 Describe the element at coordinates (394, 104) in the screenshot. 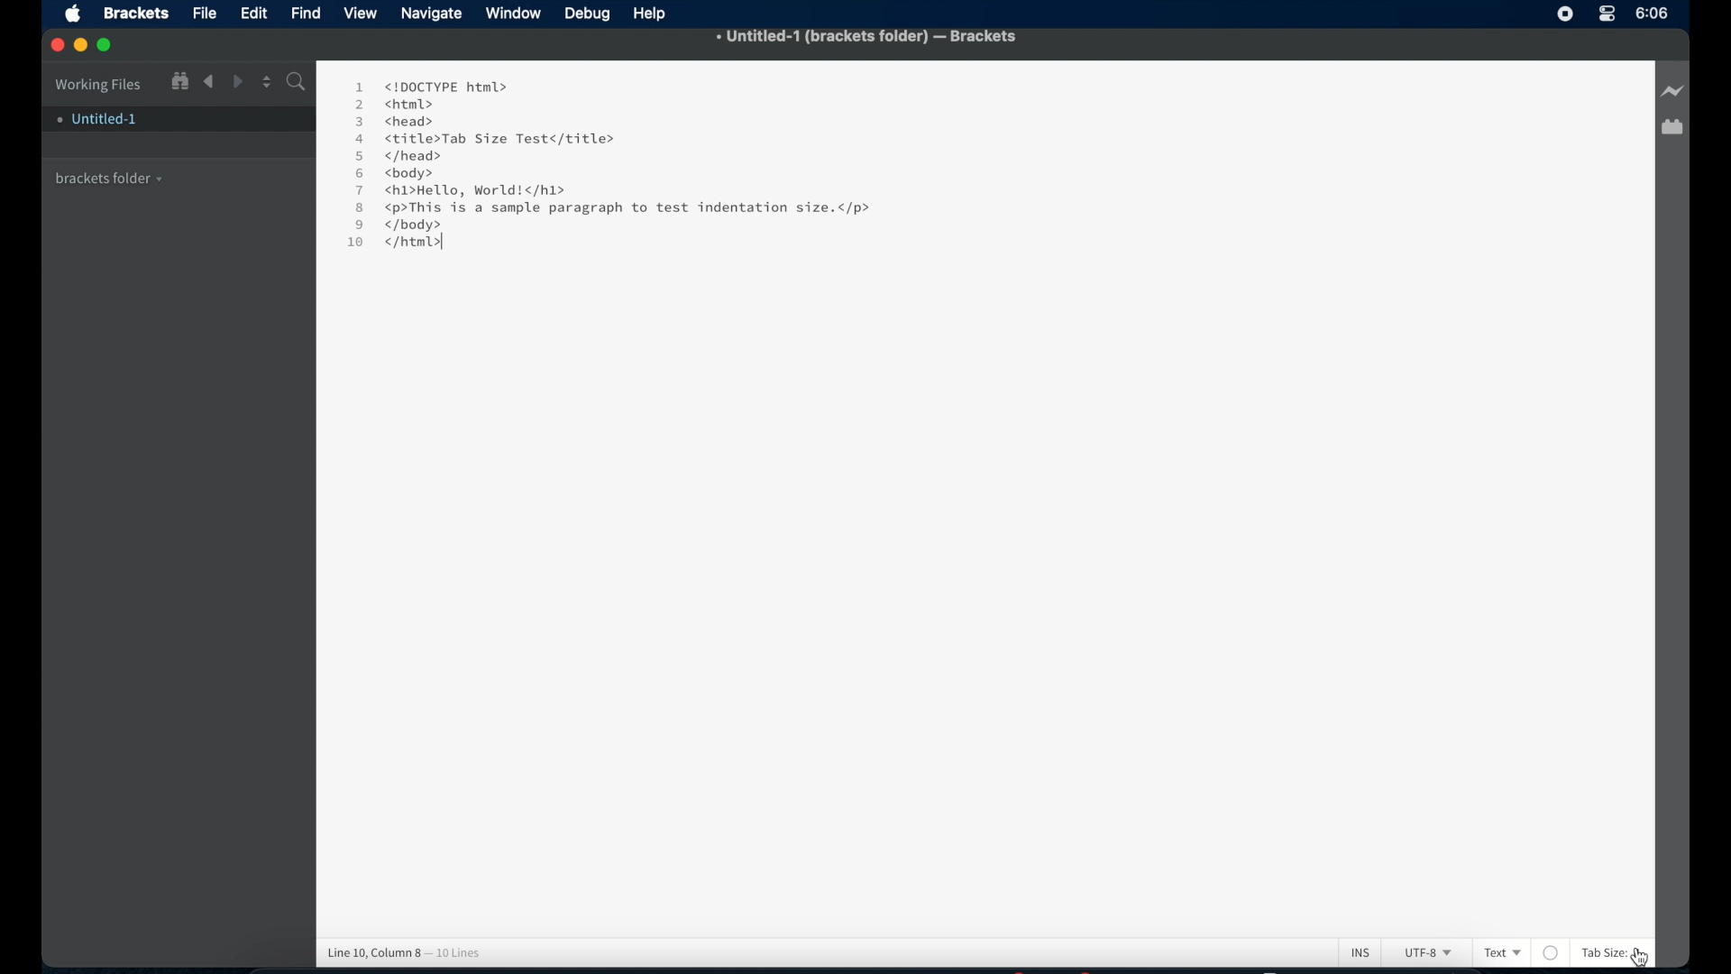

I see `2 <html>` at that location.